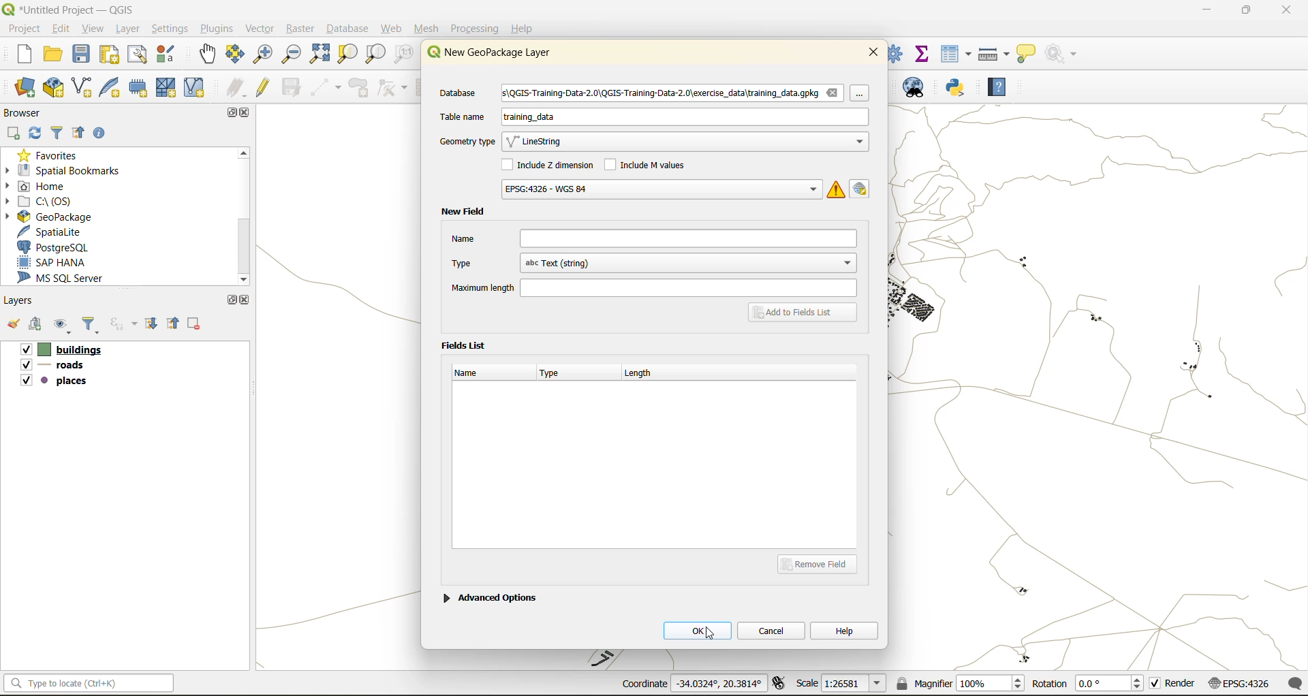 The image size is (1308, 696). What do you see at coordinates (845, 630) in the screenshot?
I see `help` at bounding box center [845, 630].